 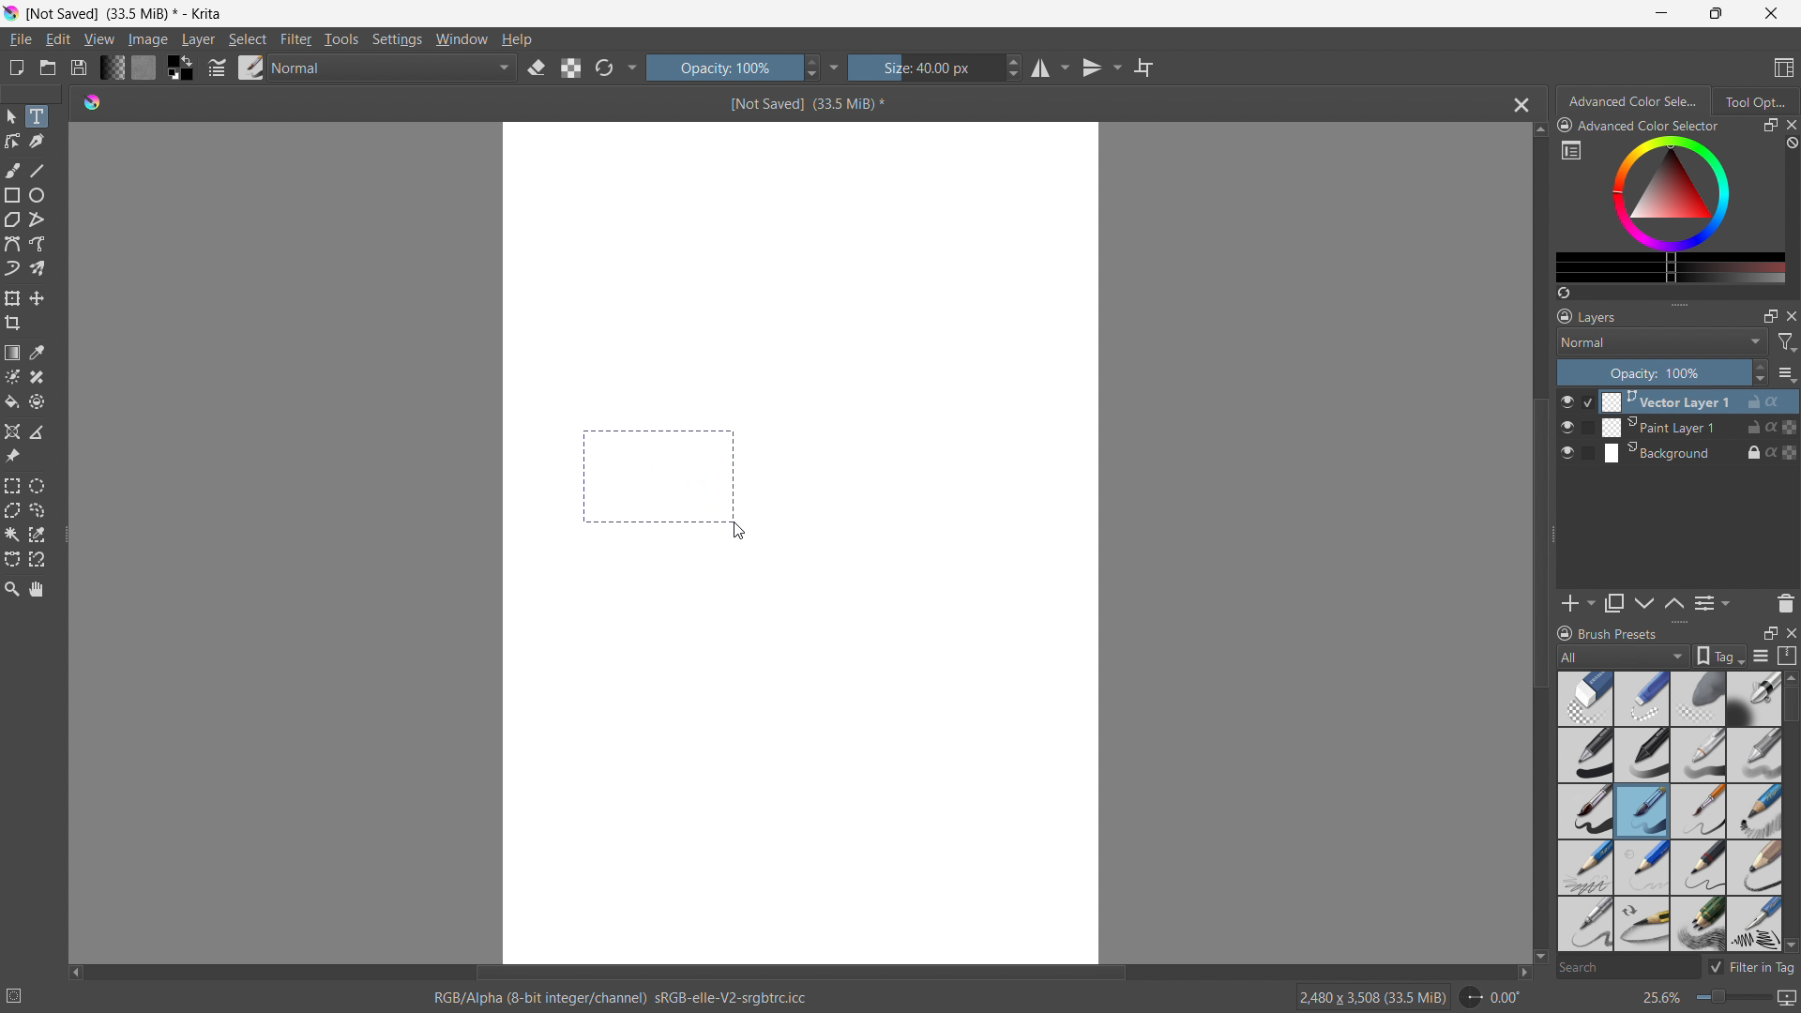 I want to click on fill a contiguous area of color with a color, so click(x=11, y=402).